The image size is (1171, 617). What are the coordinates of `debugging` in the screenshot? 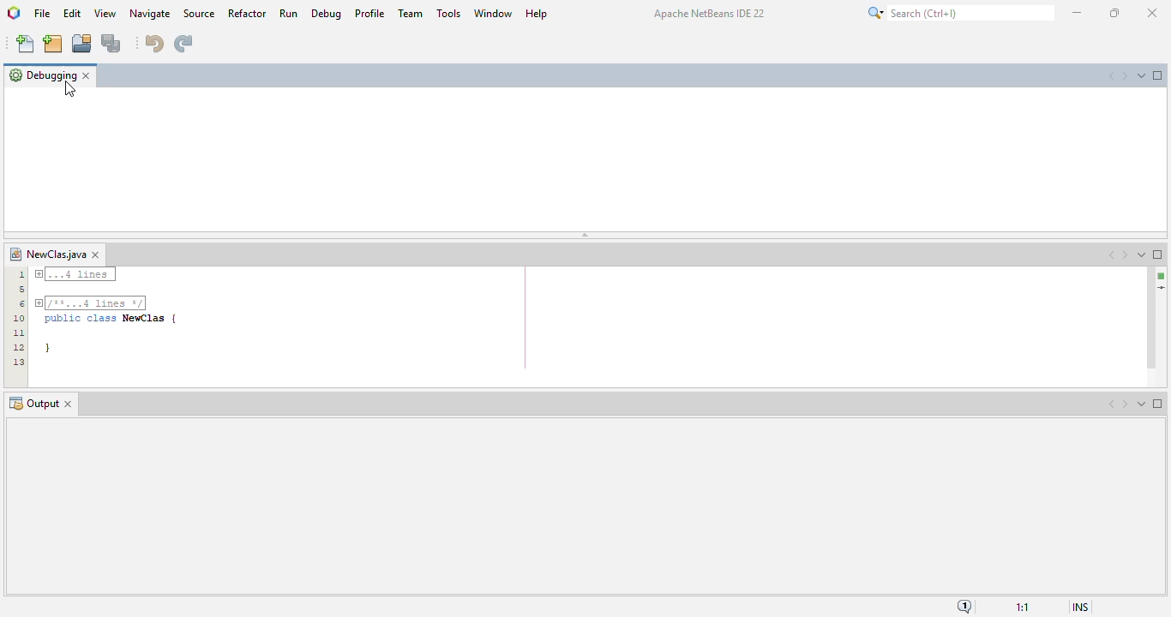 It's located at (42, 75).